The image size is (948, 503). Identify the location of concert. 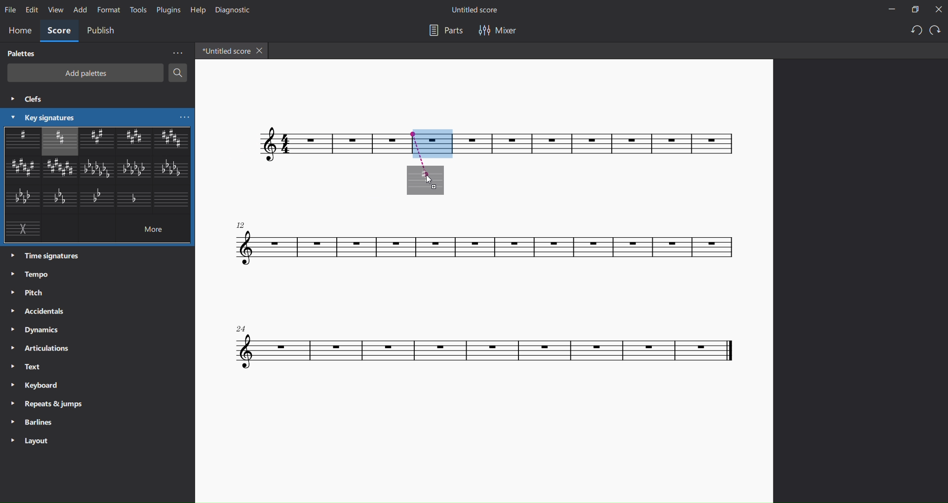
(485, 352).